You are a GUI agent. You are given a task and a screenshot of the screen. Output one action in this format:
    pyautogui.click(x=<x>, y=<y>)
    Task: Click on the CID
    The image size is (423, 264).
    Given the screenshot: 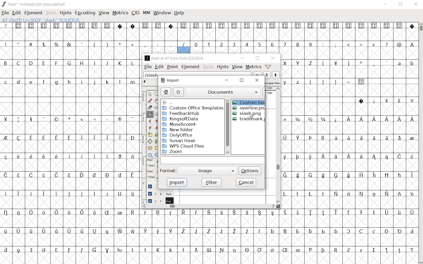 What is the action you would take?
    pyautogui.click(x=135, y=13)
    